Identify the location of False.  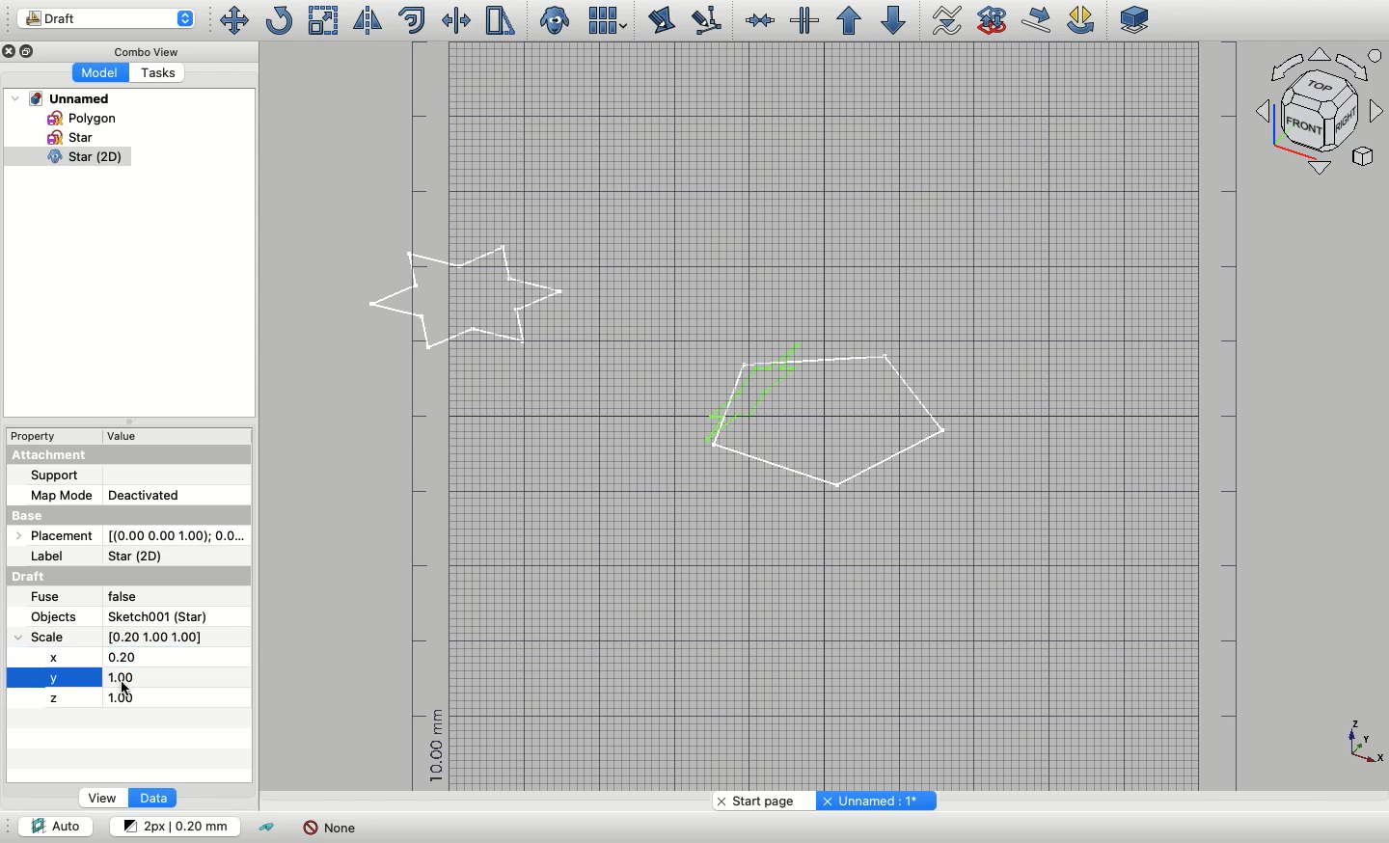
(137, 597).